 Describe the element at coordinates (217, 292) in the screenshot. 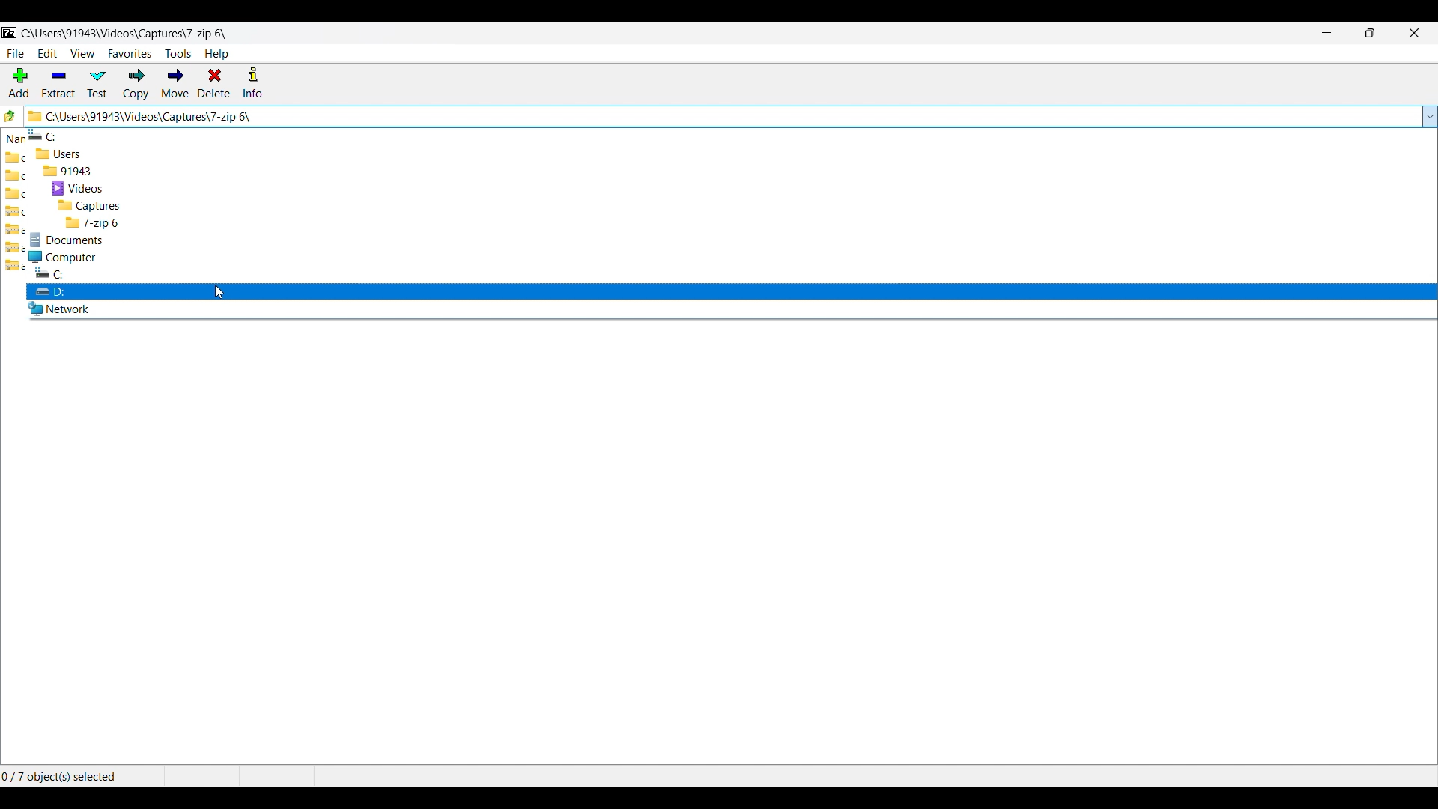

I see `cursor` at that location.